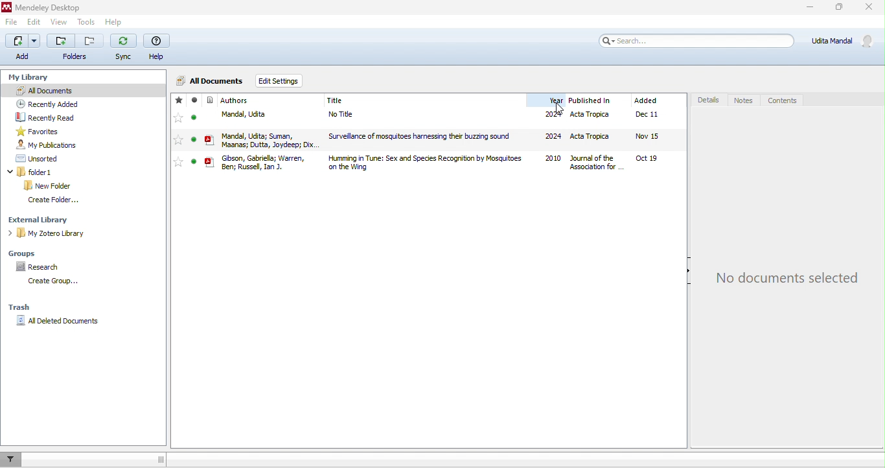 Image resolution: width=885 pixels, height=468 pixels. What do you see at coordinates (837, 11) in the screenshot?
I see `maximize` at bounding box center [837, 11].